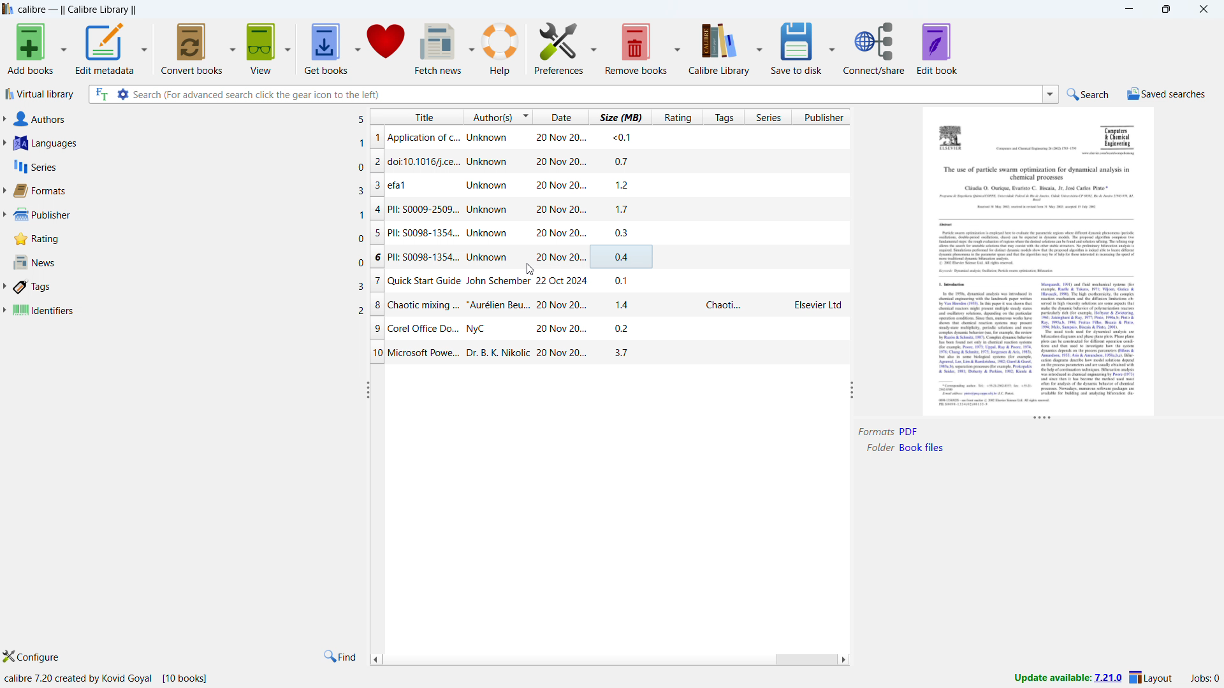  I want to click on configure, so click(31, 656).